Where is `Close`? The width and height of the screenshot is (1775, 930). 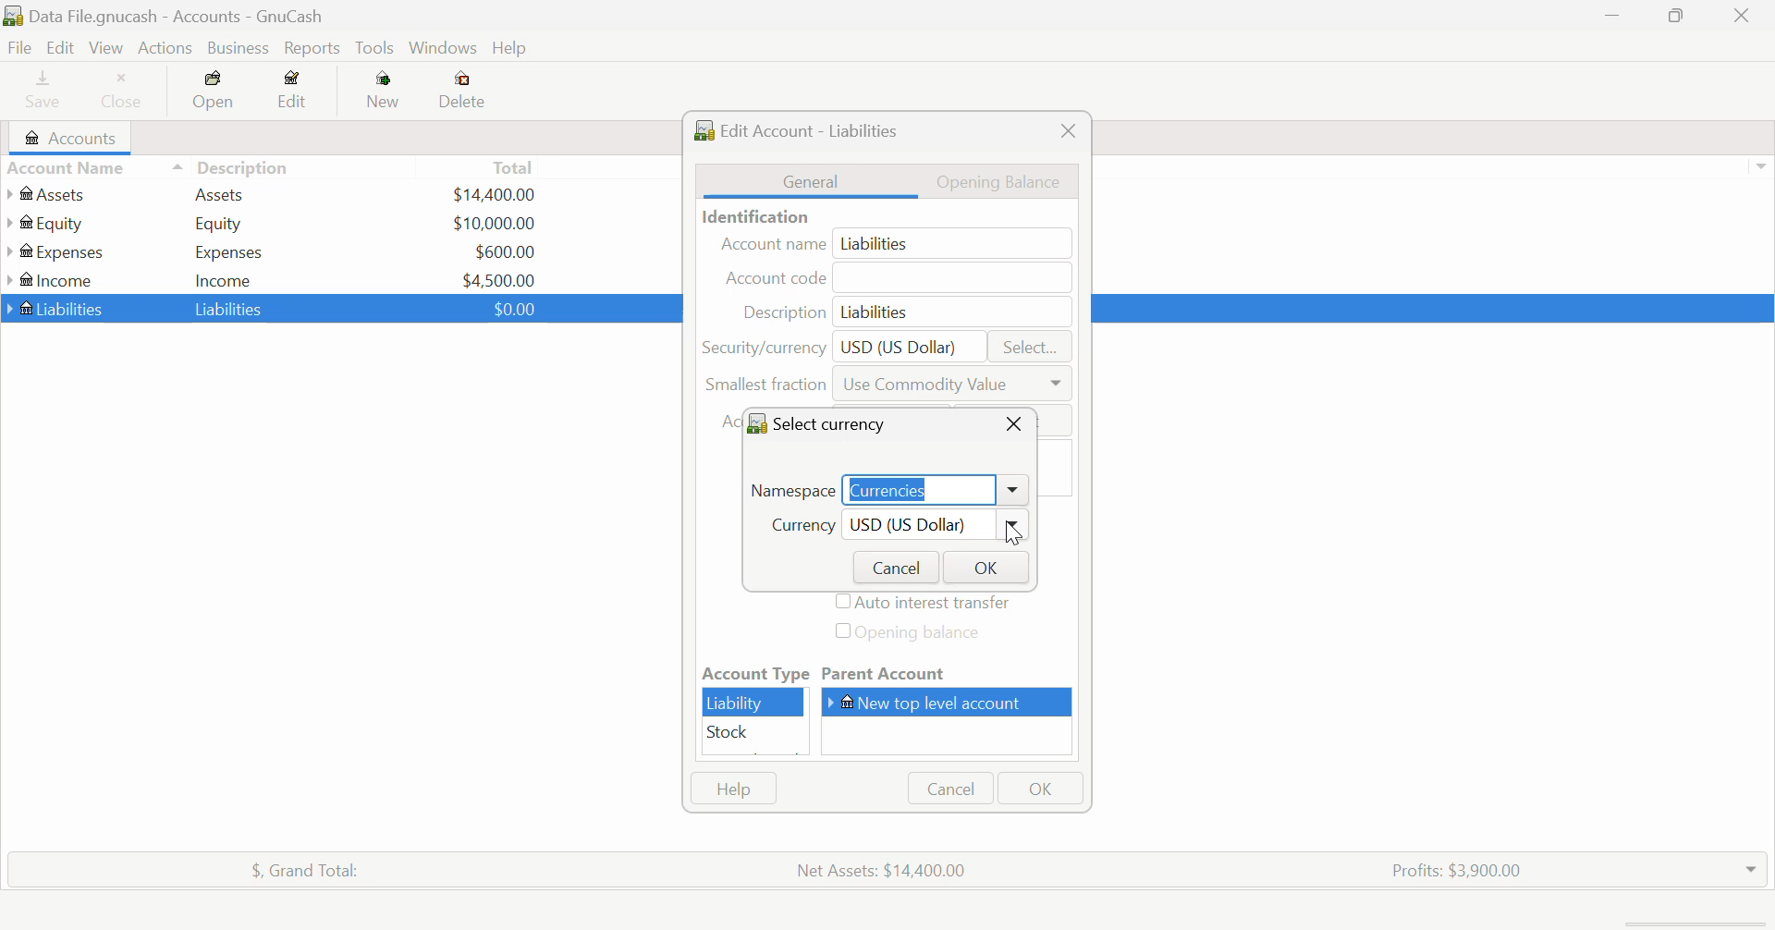
Close is located at coordinates (123, 92).